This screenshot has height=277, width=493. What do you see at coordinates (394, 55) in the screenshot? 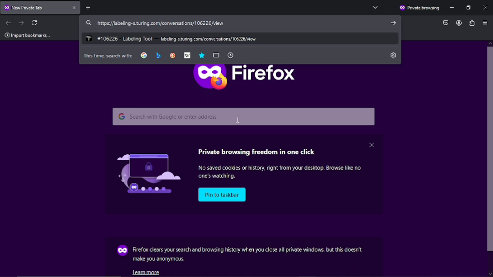
I see `change search settings` at bounding box center [394, 55].